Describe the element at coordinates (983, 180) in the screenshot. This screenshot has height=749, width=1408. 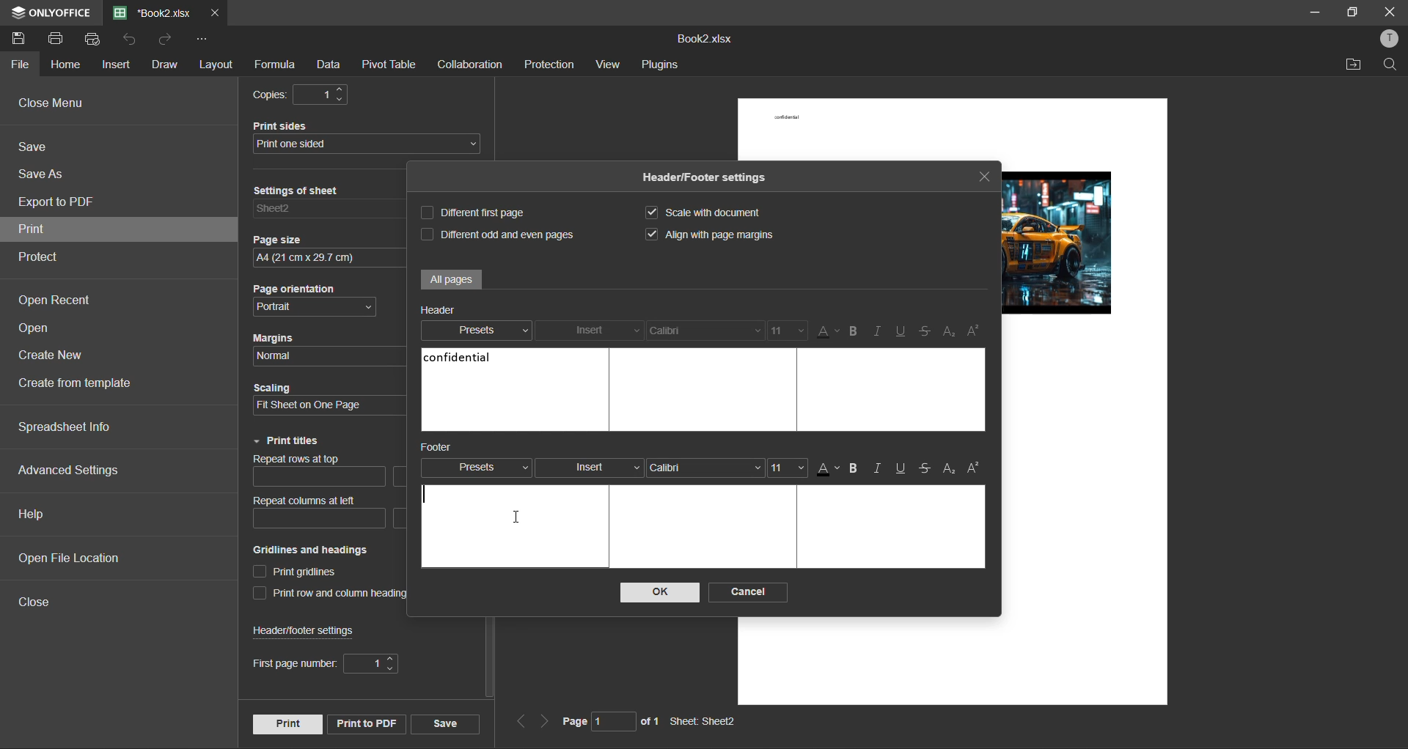
I see `close tab` at that location.